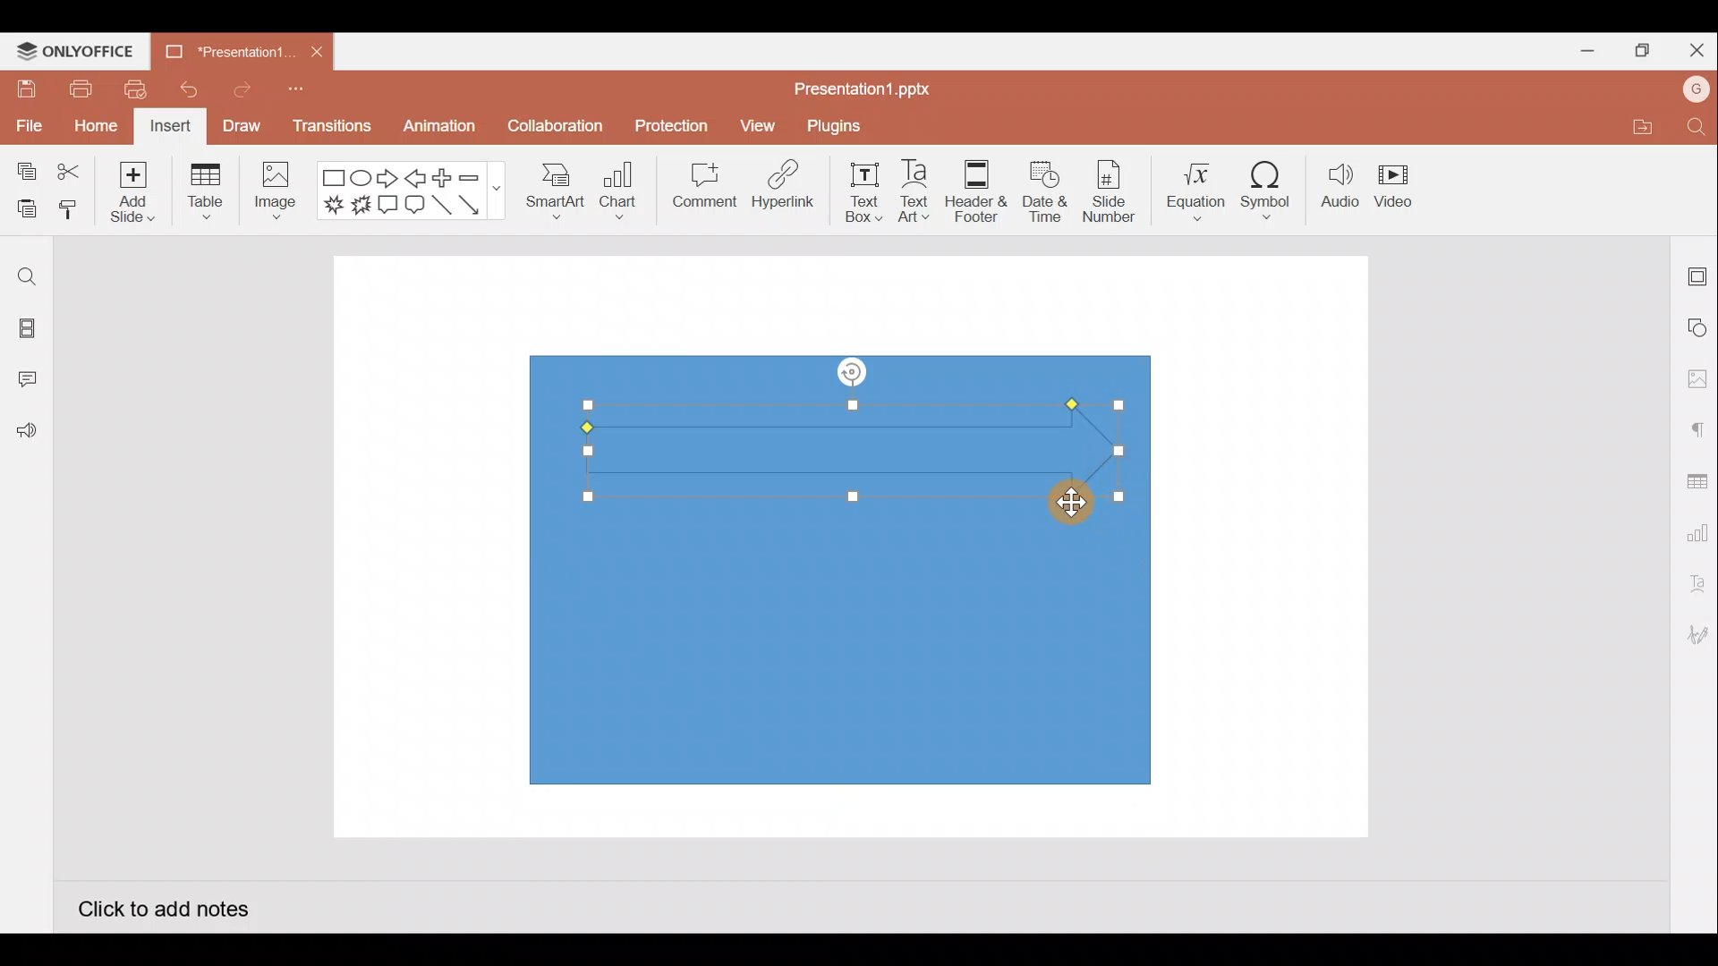  Describe the element at coordinates (1698, 126) in the screenshot. I see `Find` at that location.